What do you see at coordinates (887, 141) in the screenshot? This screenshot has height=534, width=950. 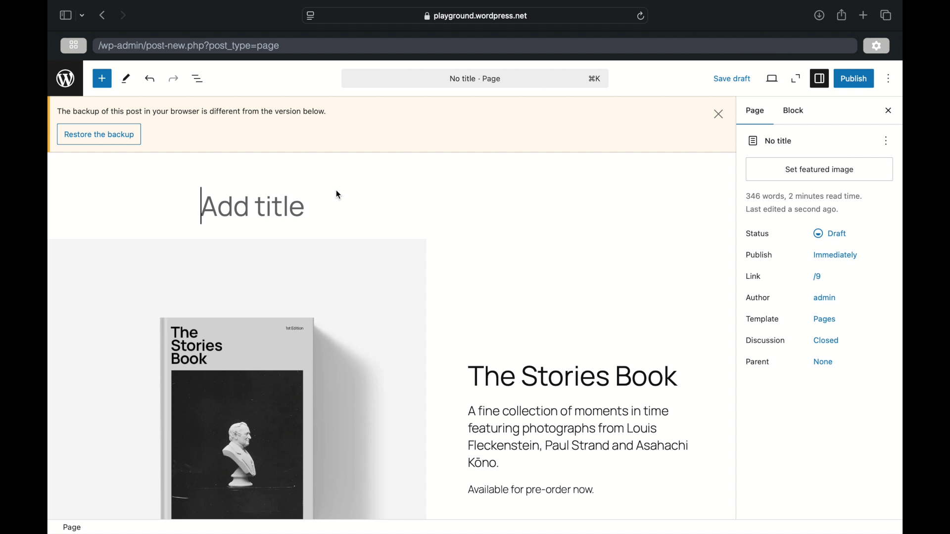 I see `more options` at bounding box center [887, 141].